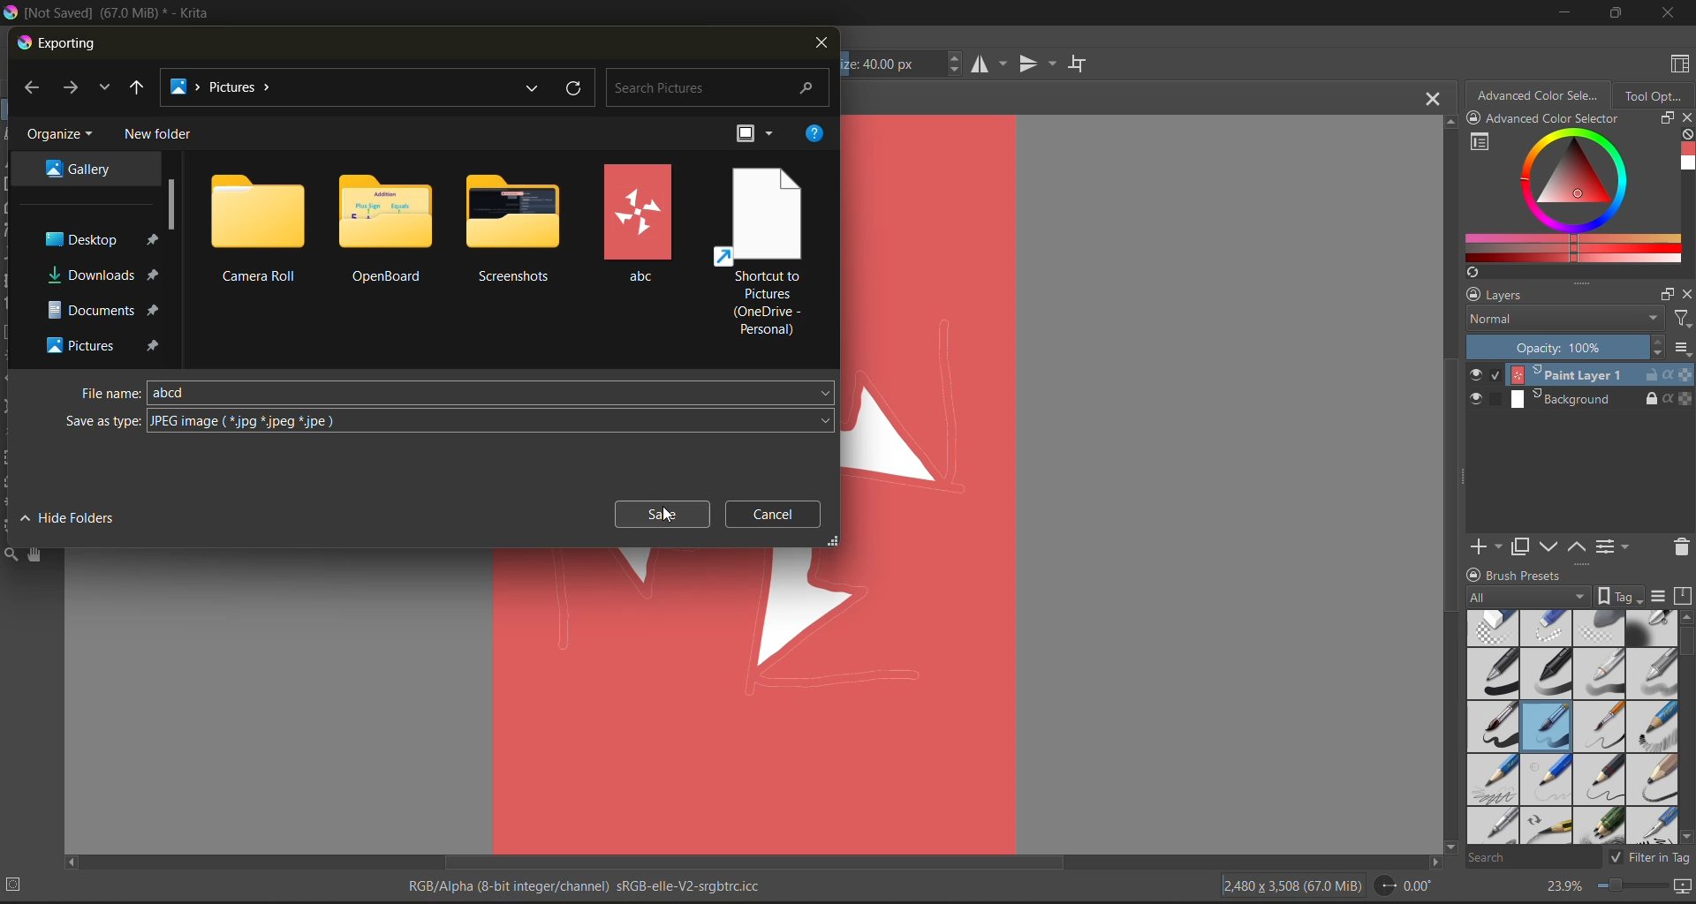 This screenshot has height=904, width=1696. I want to click on hide folders, so click(65, 521).